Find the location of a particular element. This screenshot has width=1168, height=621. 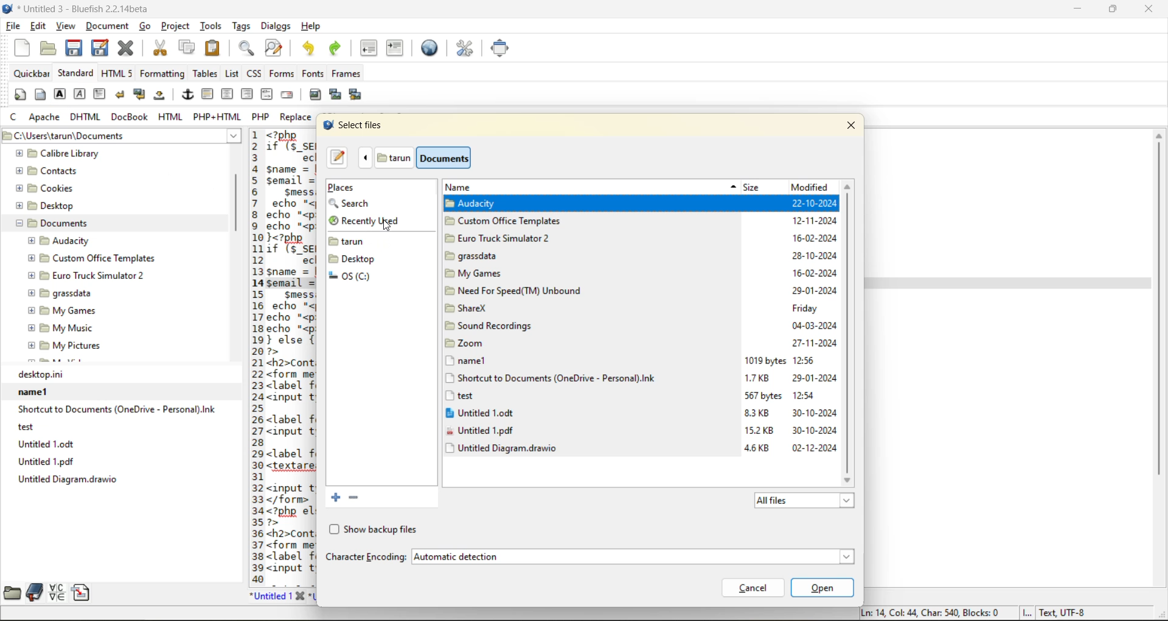

tags is located at coordinates (241, 27).